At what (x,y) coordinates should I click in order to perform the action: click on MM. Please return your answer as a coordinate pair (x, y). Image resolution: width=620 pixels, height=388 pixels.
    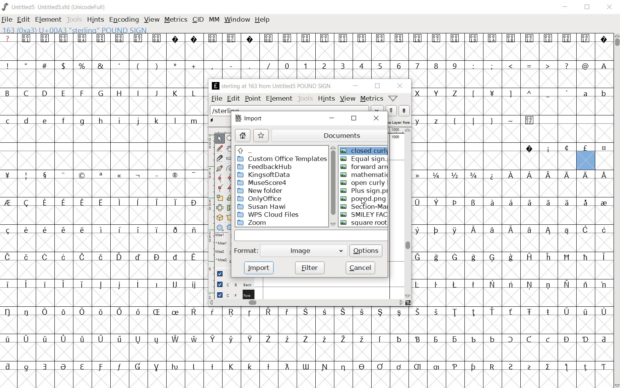
    Looking at the image, I should click on (215, 20).